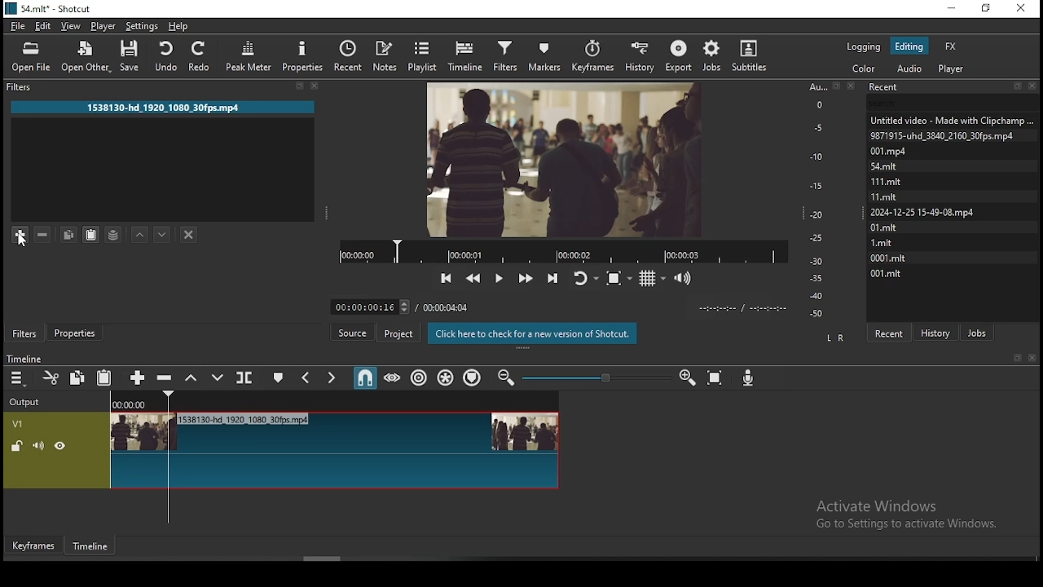 The height and width of the screenshot is (587, 1043). What do you see at coordinates (889, 241) in the screenshot?
I see `1mit` at bounding box center [889, 241].